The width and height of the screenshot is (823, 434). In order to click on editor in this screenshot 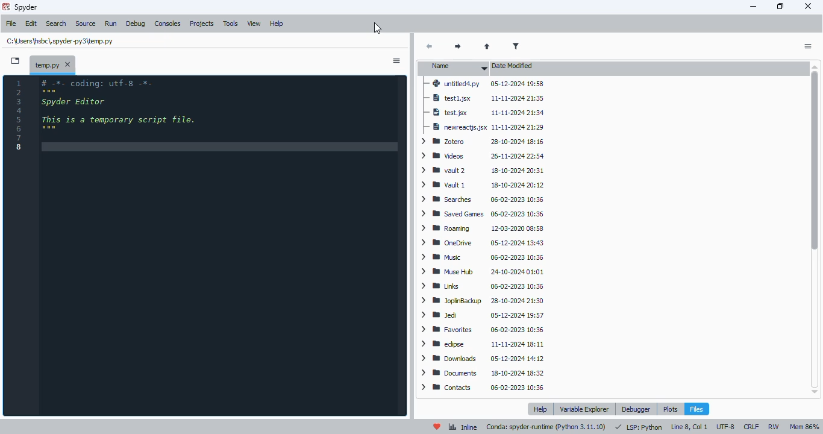, I will do `click(178, 246)`.